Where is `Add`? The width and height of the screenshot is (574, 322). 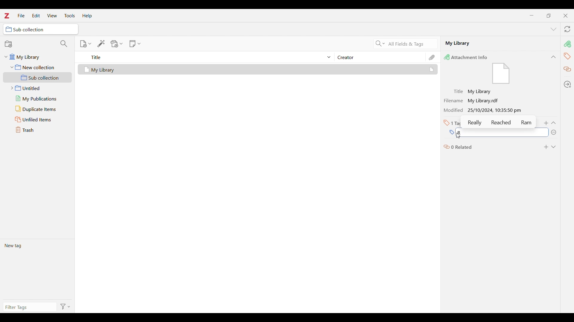
Add is located at coordinates (546, 147).